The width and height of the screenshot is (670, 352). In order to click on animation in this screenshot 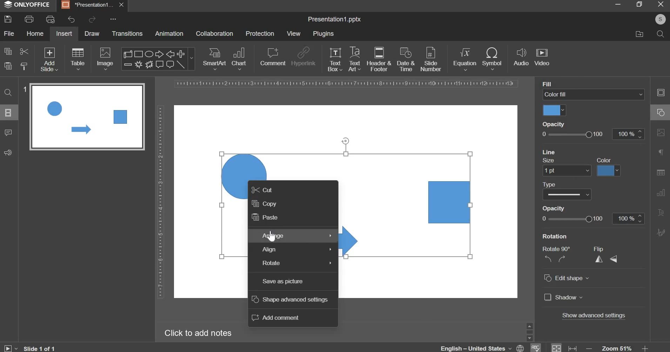, I will do `click(169, 33)`.